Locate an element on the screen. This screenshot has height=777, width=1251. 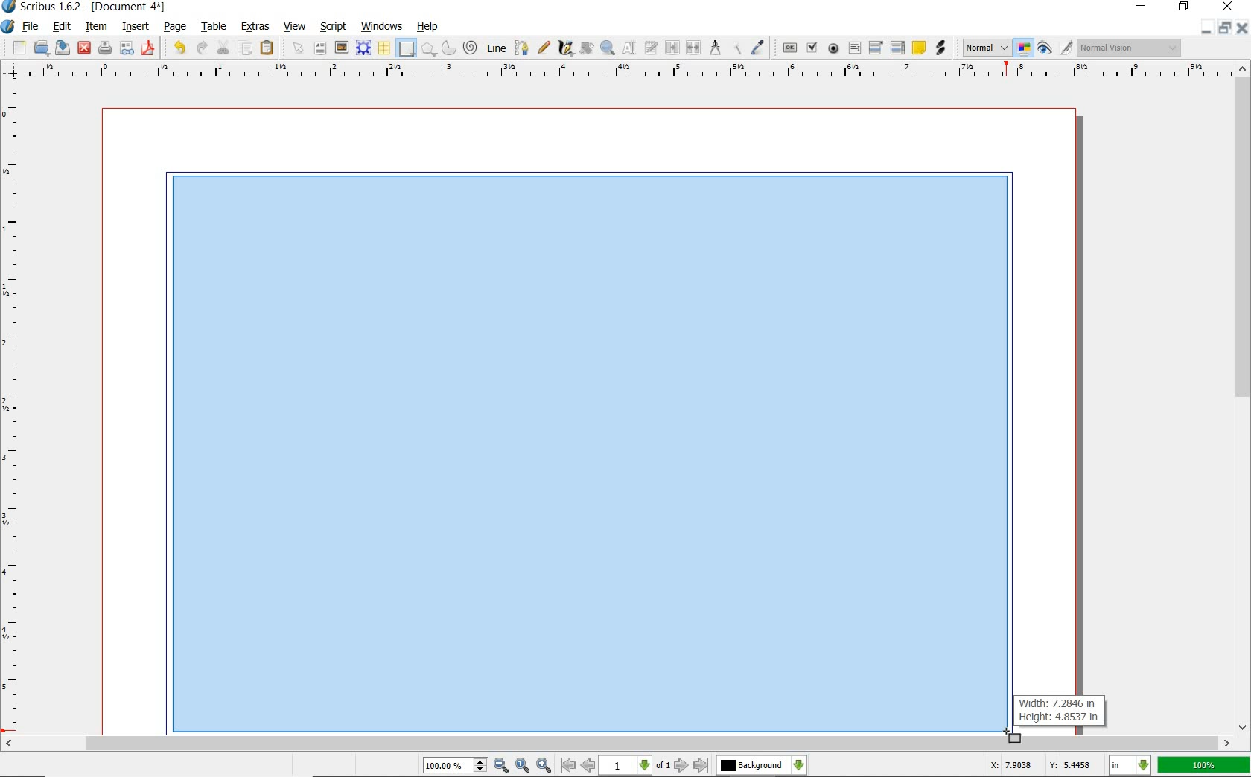
toggle color management is located at coordinates (1025, 49).